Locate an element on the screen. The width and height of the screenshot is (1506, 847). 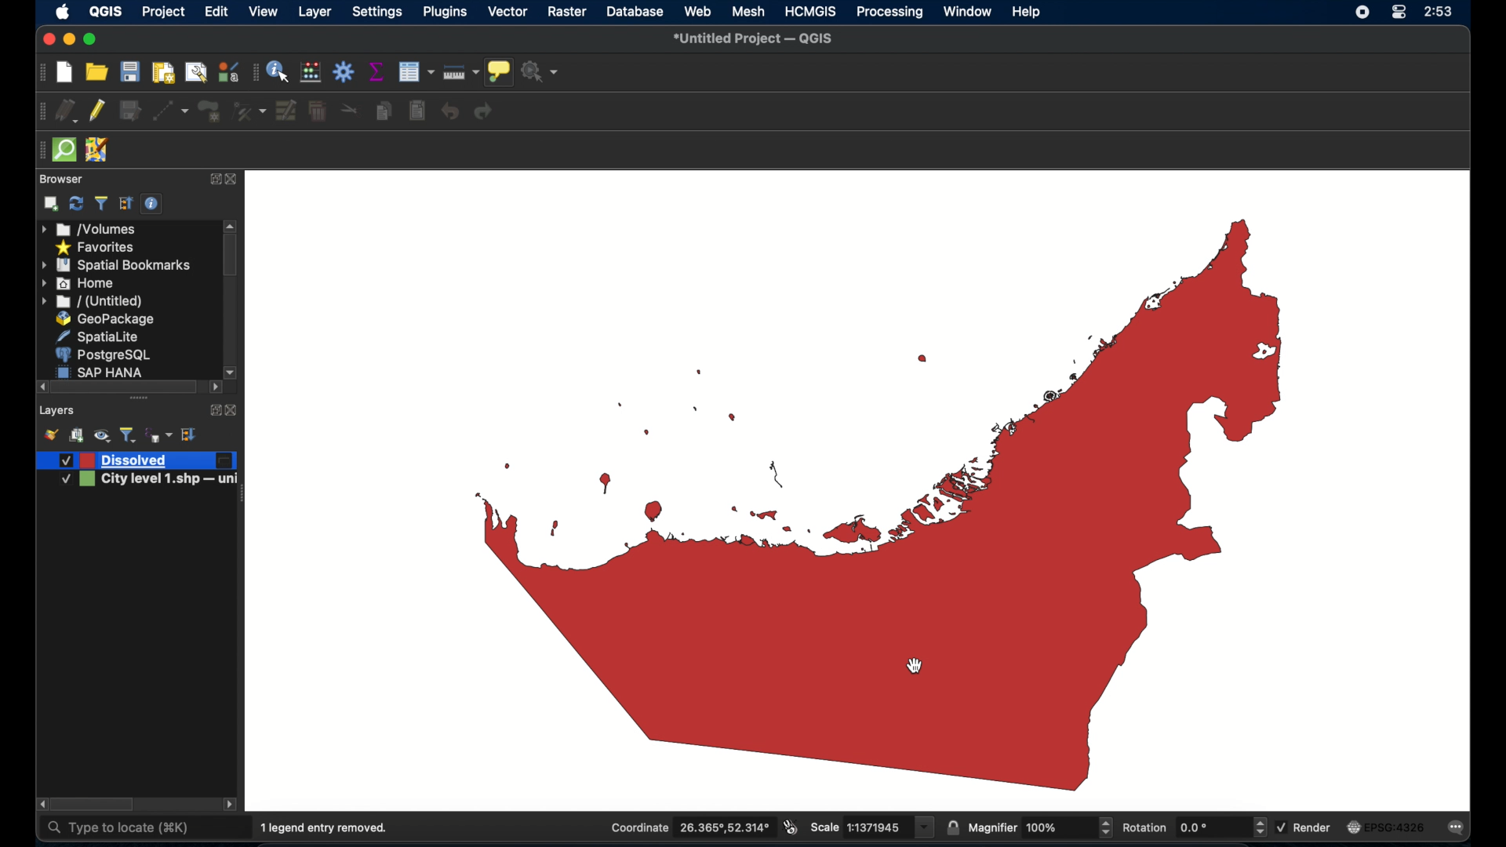
favorites is located at coordinates (96, 249).